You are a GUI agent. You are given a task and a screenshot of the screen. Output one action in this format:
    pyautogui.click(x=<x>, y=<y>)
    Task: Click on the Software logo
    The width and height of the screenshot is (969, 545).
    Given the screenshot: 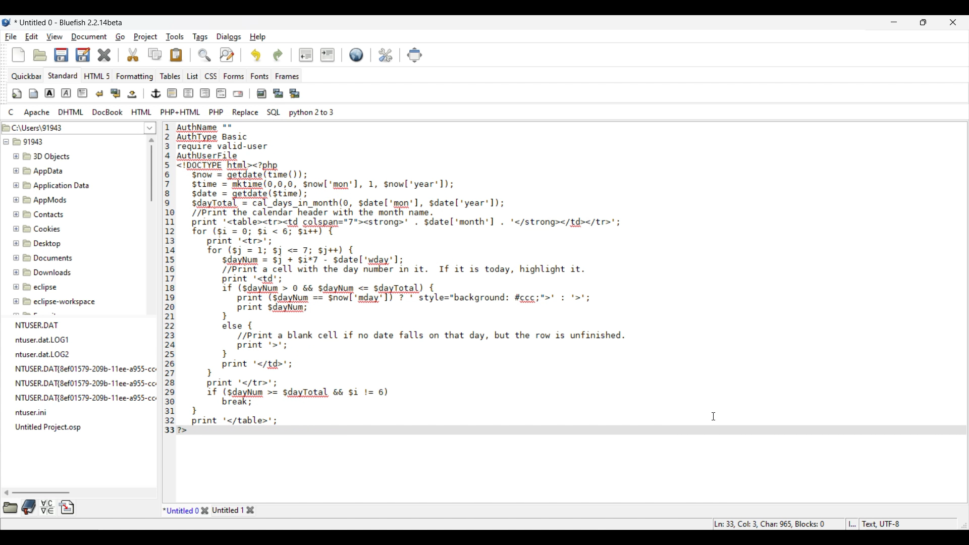 What is the action you would take?
    pyautogui.click(x=7, y=22)
    